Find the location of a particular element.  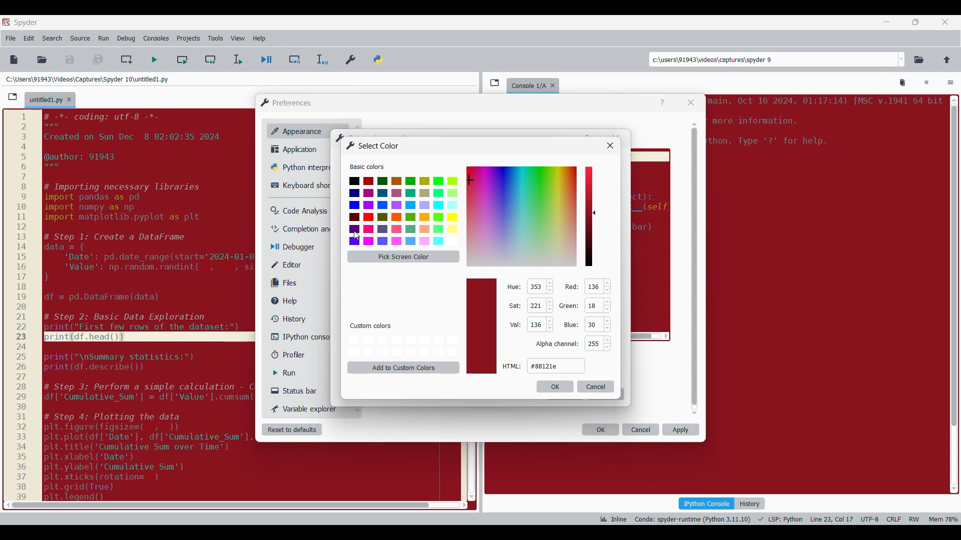

IPython console is located at coordinates (706, 503).